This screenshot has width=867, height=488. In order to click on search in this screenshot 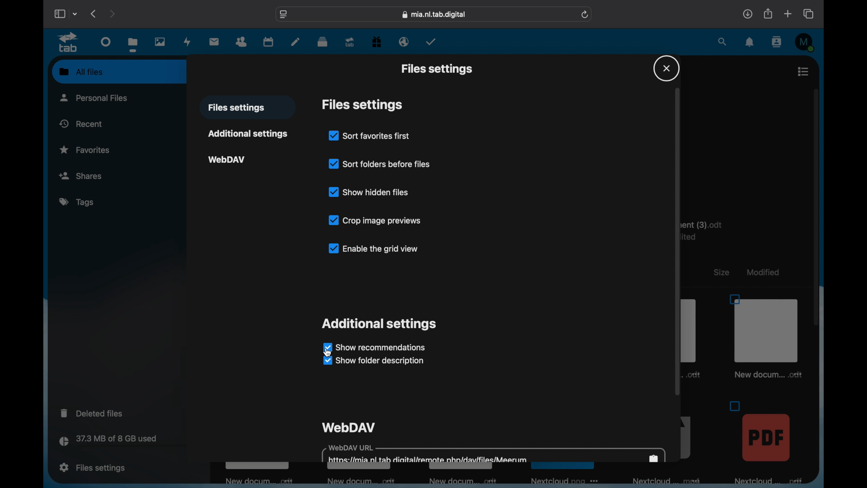, I will do `click(723, 42)`.